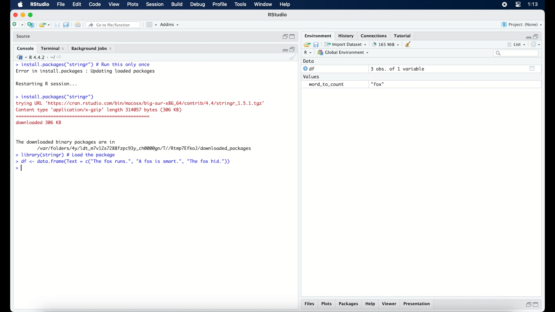 The image size is (555, 312). Describe the element at coordinates (95, 5) in the screenshot. I see `code` at that location.